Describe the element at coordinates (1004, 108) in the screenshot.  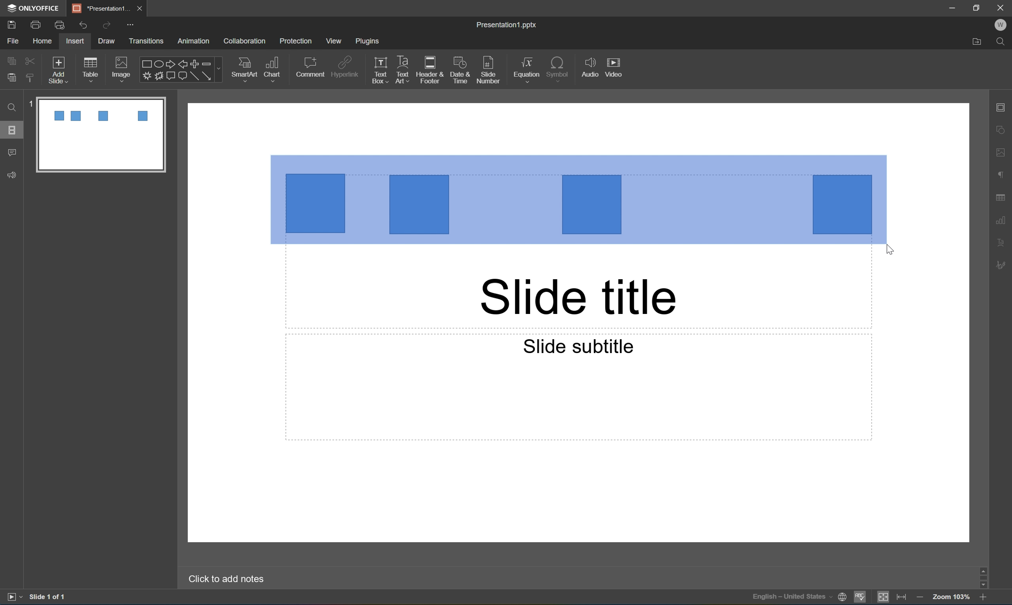
I see `slide settings` at that location.